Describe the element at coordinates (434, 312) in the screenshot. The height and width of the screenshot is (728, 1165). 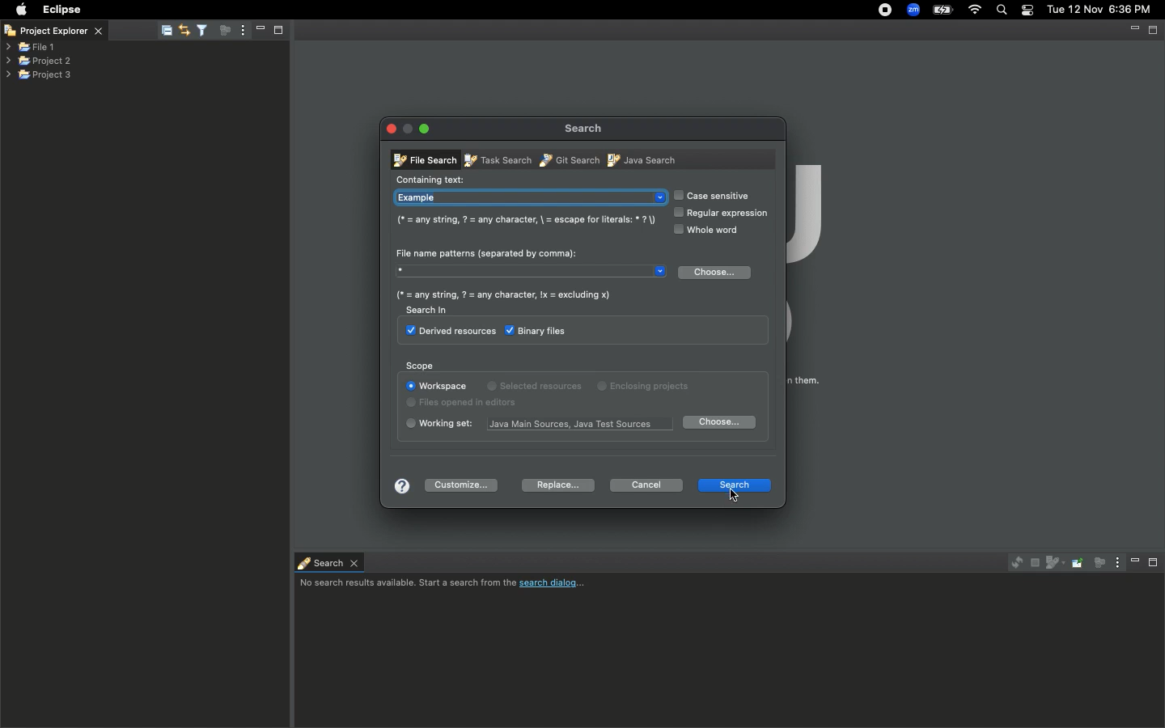
I see `Search in` at that location.